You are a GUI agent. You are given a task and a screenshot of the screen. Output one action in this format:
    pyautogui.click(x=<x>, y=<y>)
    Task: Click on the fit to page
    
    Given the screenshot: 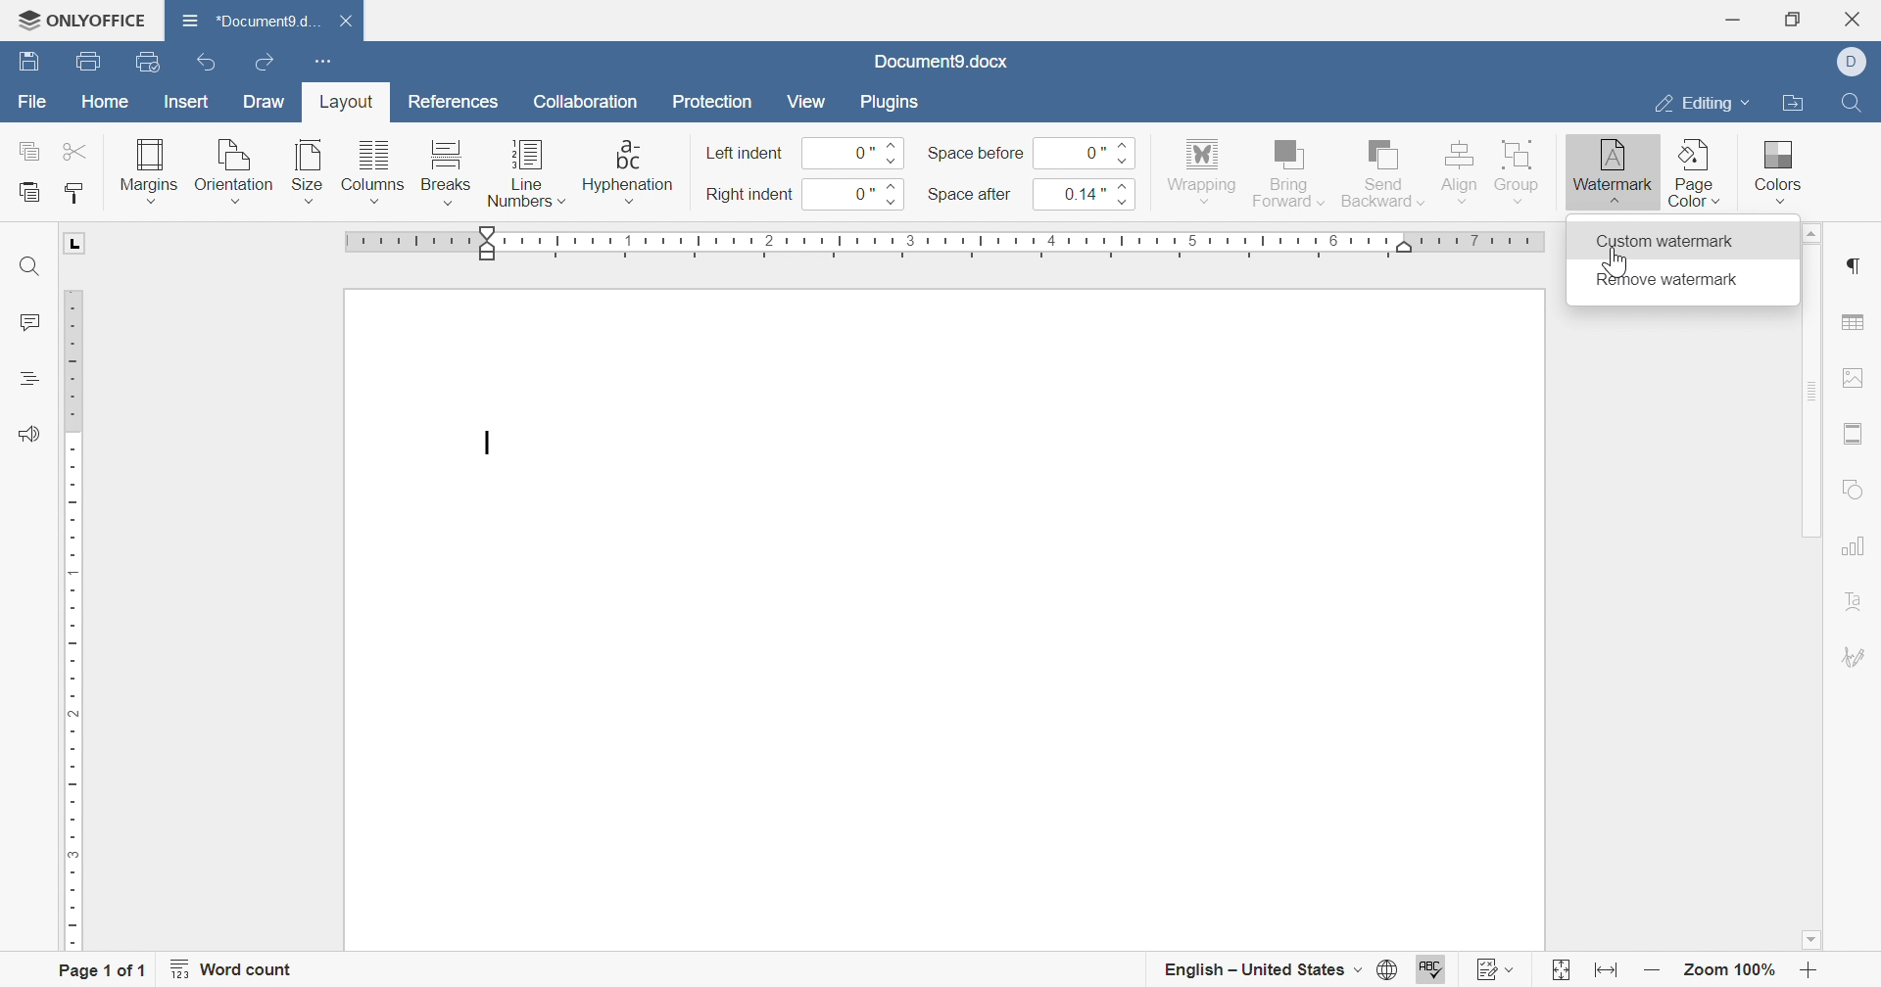 What is the action you would take?
    pyautogui.click(x=1559, y=973)
    